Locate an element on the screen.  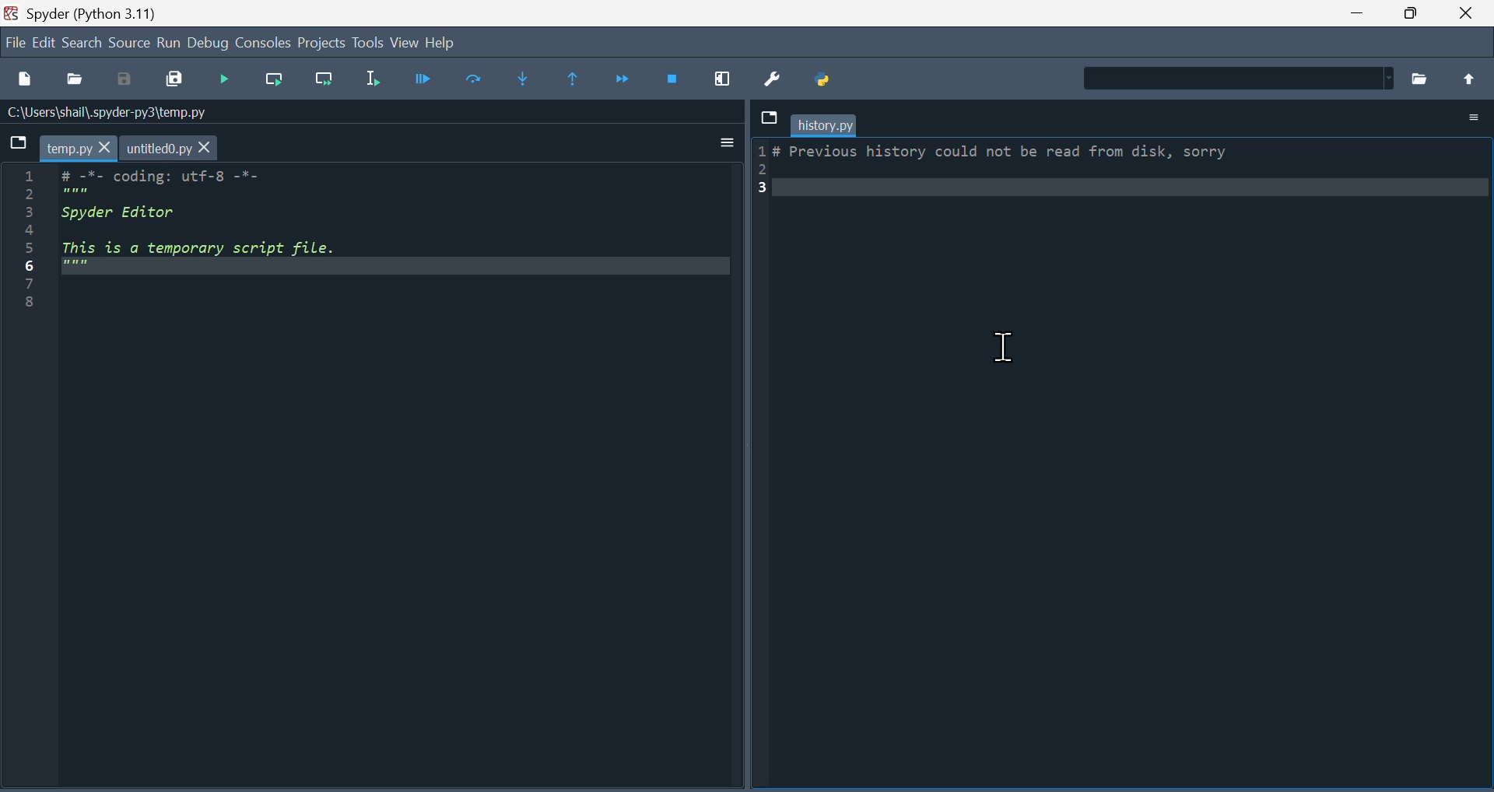
spyder (Python 3.11) is located at coordinates (100, 12).